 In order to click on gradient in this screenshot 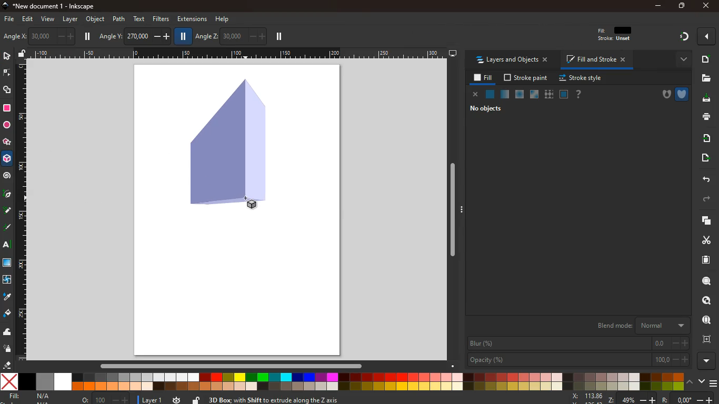, I will do `click(685, 37)`.